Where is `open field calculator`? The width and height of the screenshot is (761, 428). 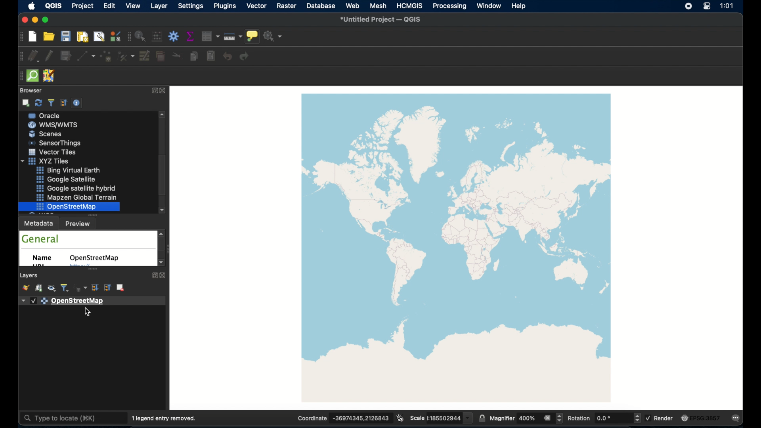
open field calculator is located at coordinates (157, 36).